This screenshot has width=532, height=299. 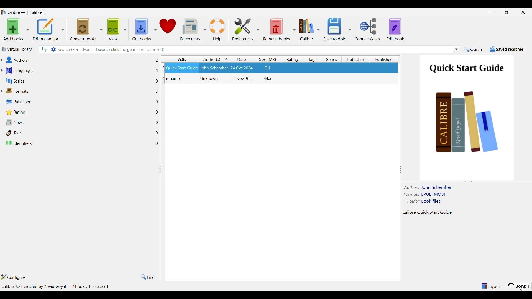 I want to click on Get book options, so click(x=155, y=30).